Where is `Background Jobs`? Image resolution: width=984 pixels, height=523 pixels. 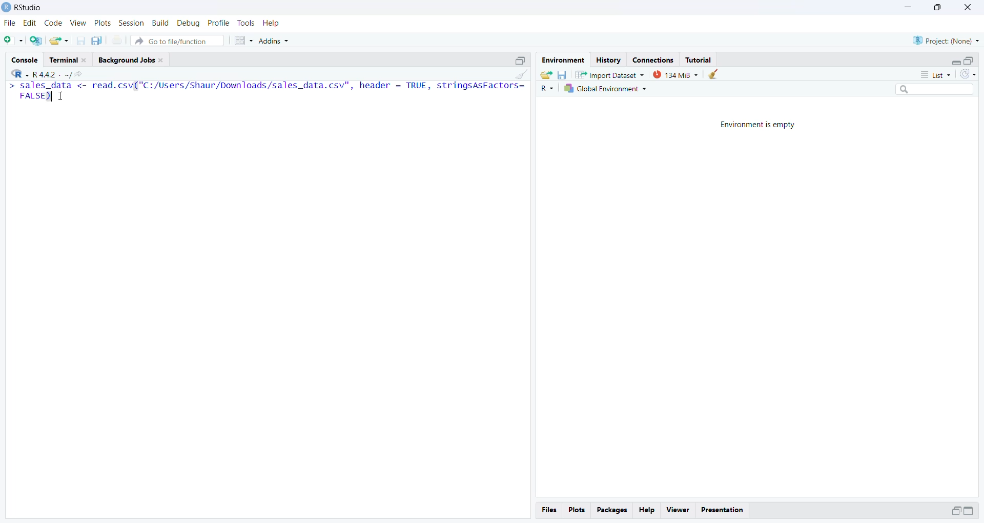
Background Jobs is located at coordinates (131, 60).